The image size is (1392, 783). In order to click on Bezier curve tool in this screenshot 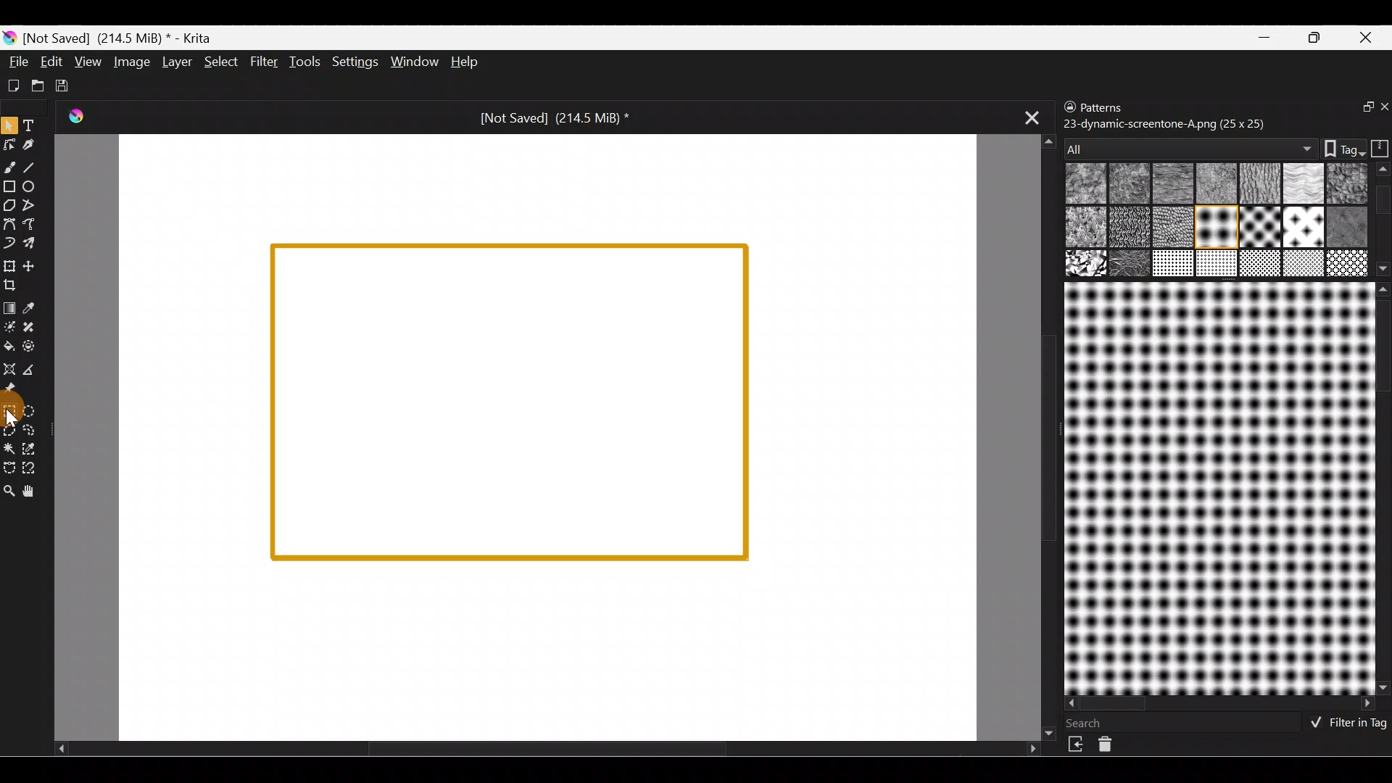, I will do `click(9, 225)`.